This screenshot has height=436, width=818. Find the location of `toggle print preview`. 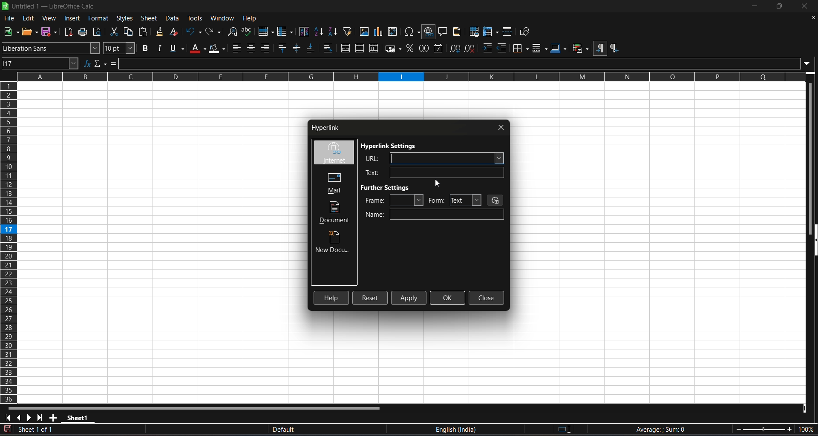

toggle print preview is located at coordinates (99, 32).